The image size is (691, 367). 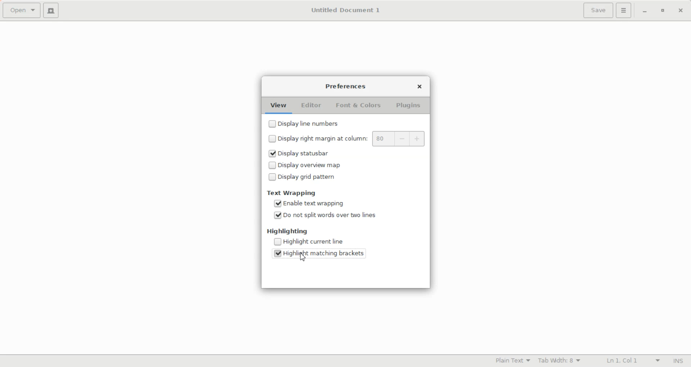 I want to click on Highlighting Mode, so click(x=512, y=361).